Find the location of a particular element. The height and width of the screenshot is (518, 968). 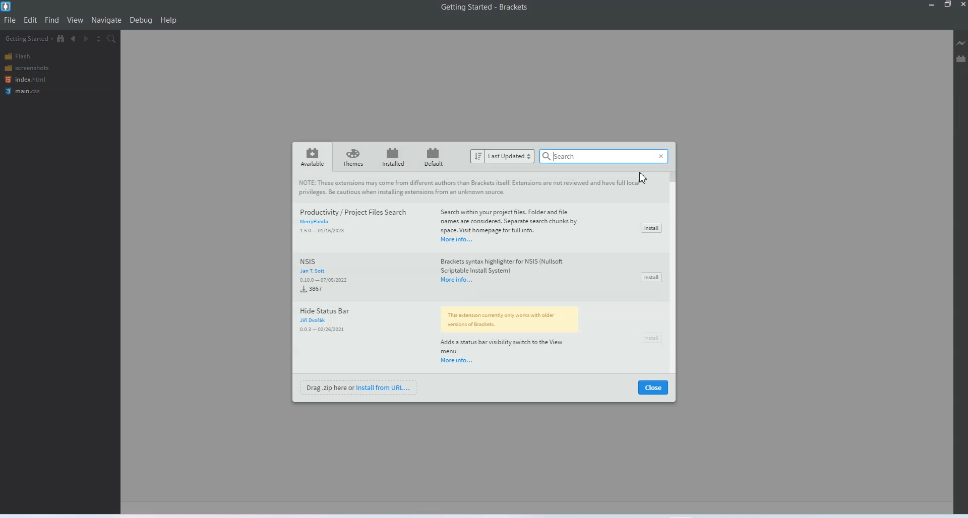

More info is located at coordinates (458, 360).